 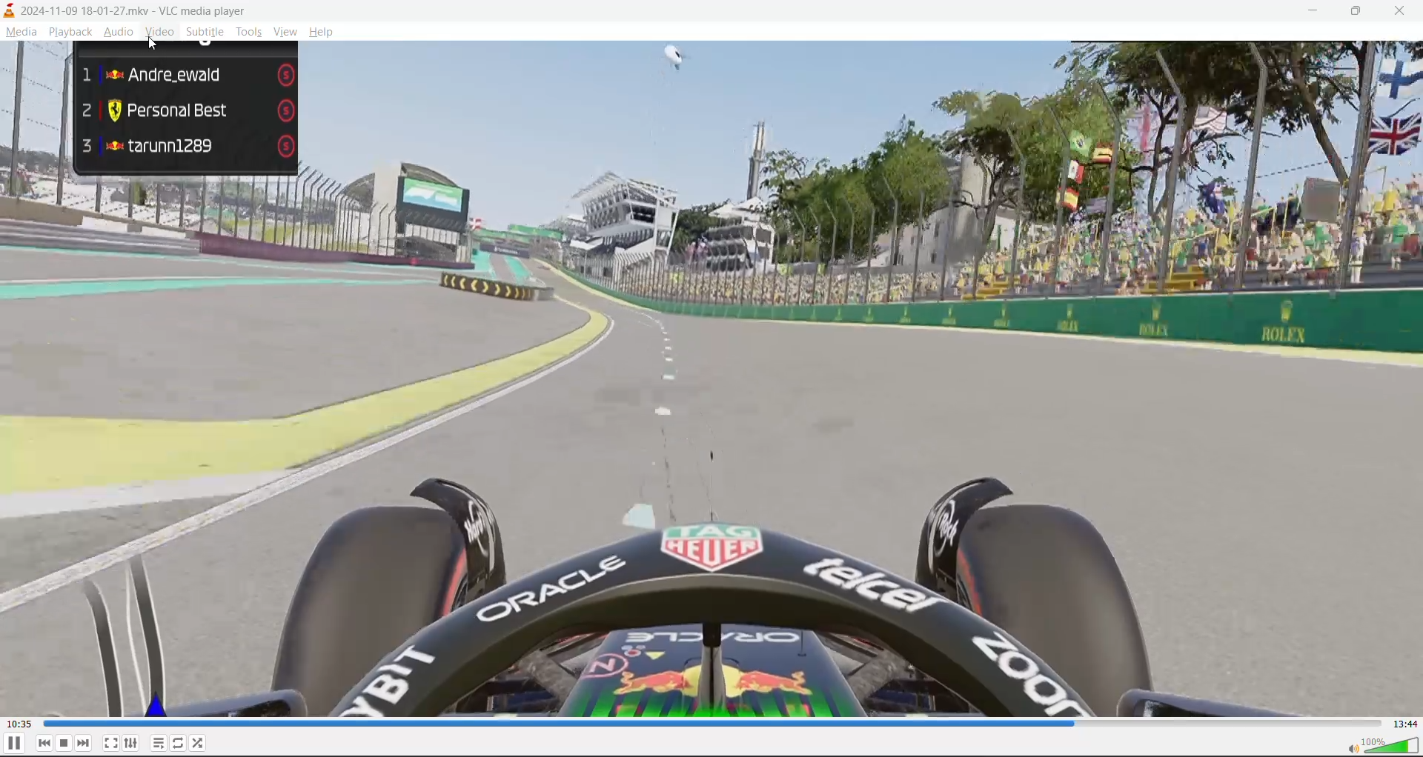 What do you see at coordinates (205, 744) in the screenshot?
I see `random` at bounding box center [205, 744].